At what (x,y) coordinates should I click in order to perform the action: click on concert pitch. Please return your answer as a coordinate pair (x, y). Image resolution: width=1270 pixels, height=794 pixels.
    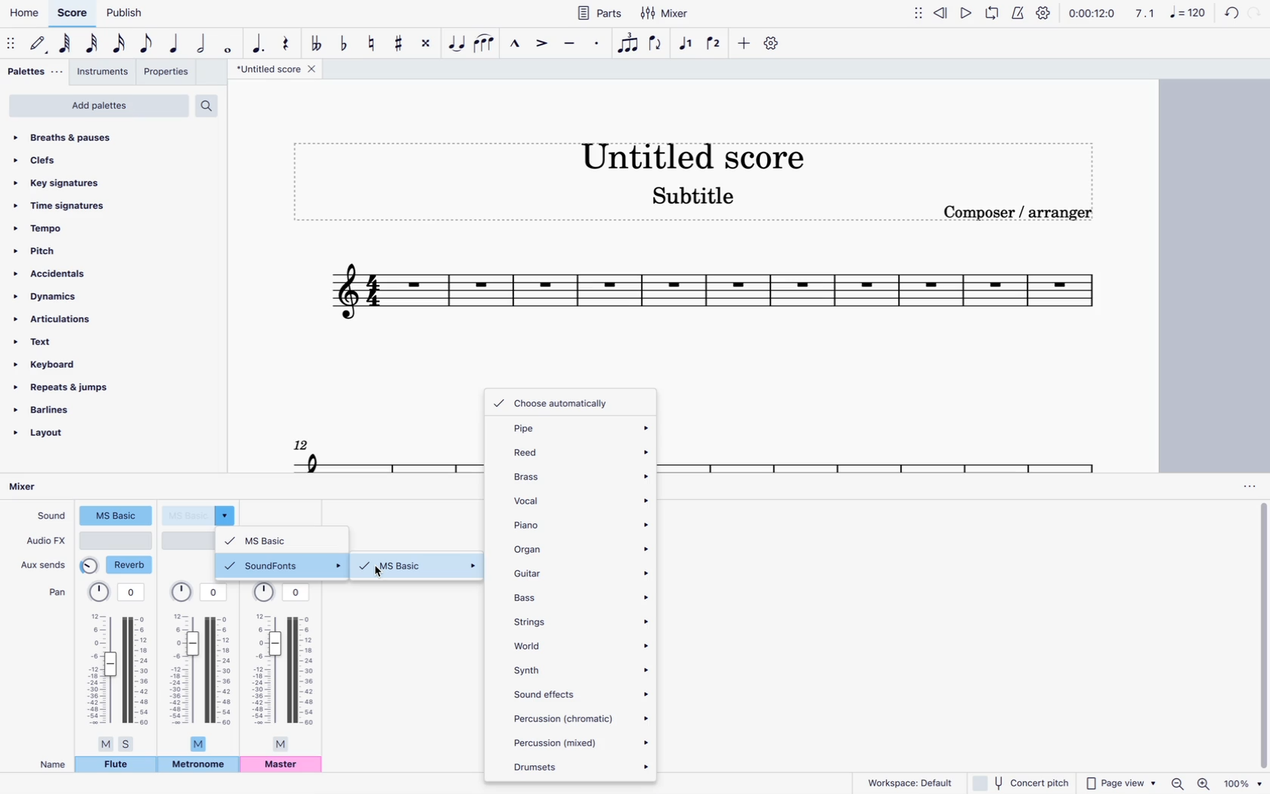
    Looking at the image, I should click on (1021, 783).